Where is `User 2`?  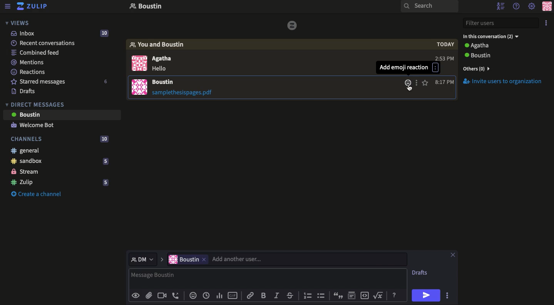 User 2 is located at coordinates (498, 55).